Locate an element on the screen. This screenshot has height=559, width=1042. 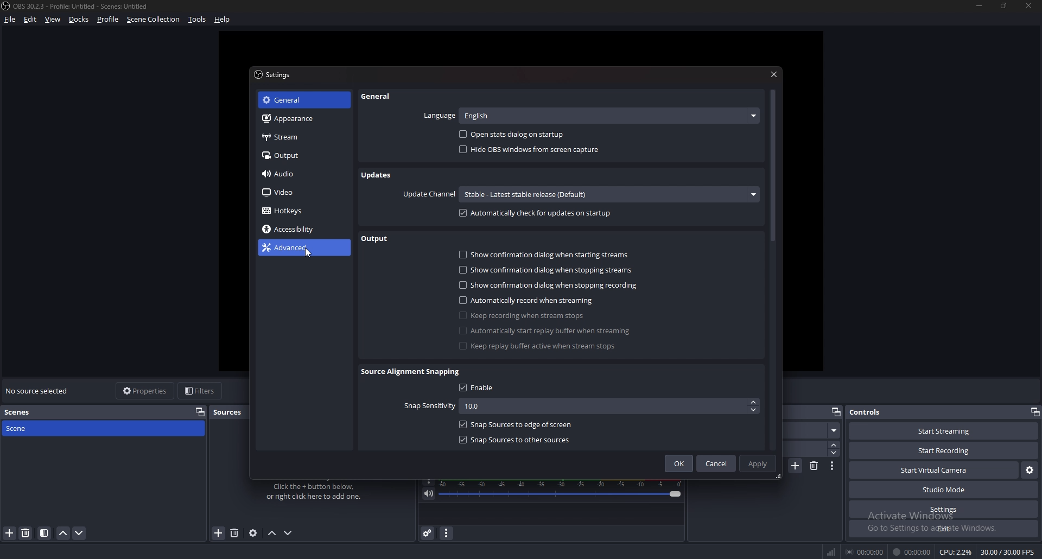
Accessibility is located at coordinates (294, 230).